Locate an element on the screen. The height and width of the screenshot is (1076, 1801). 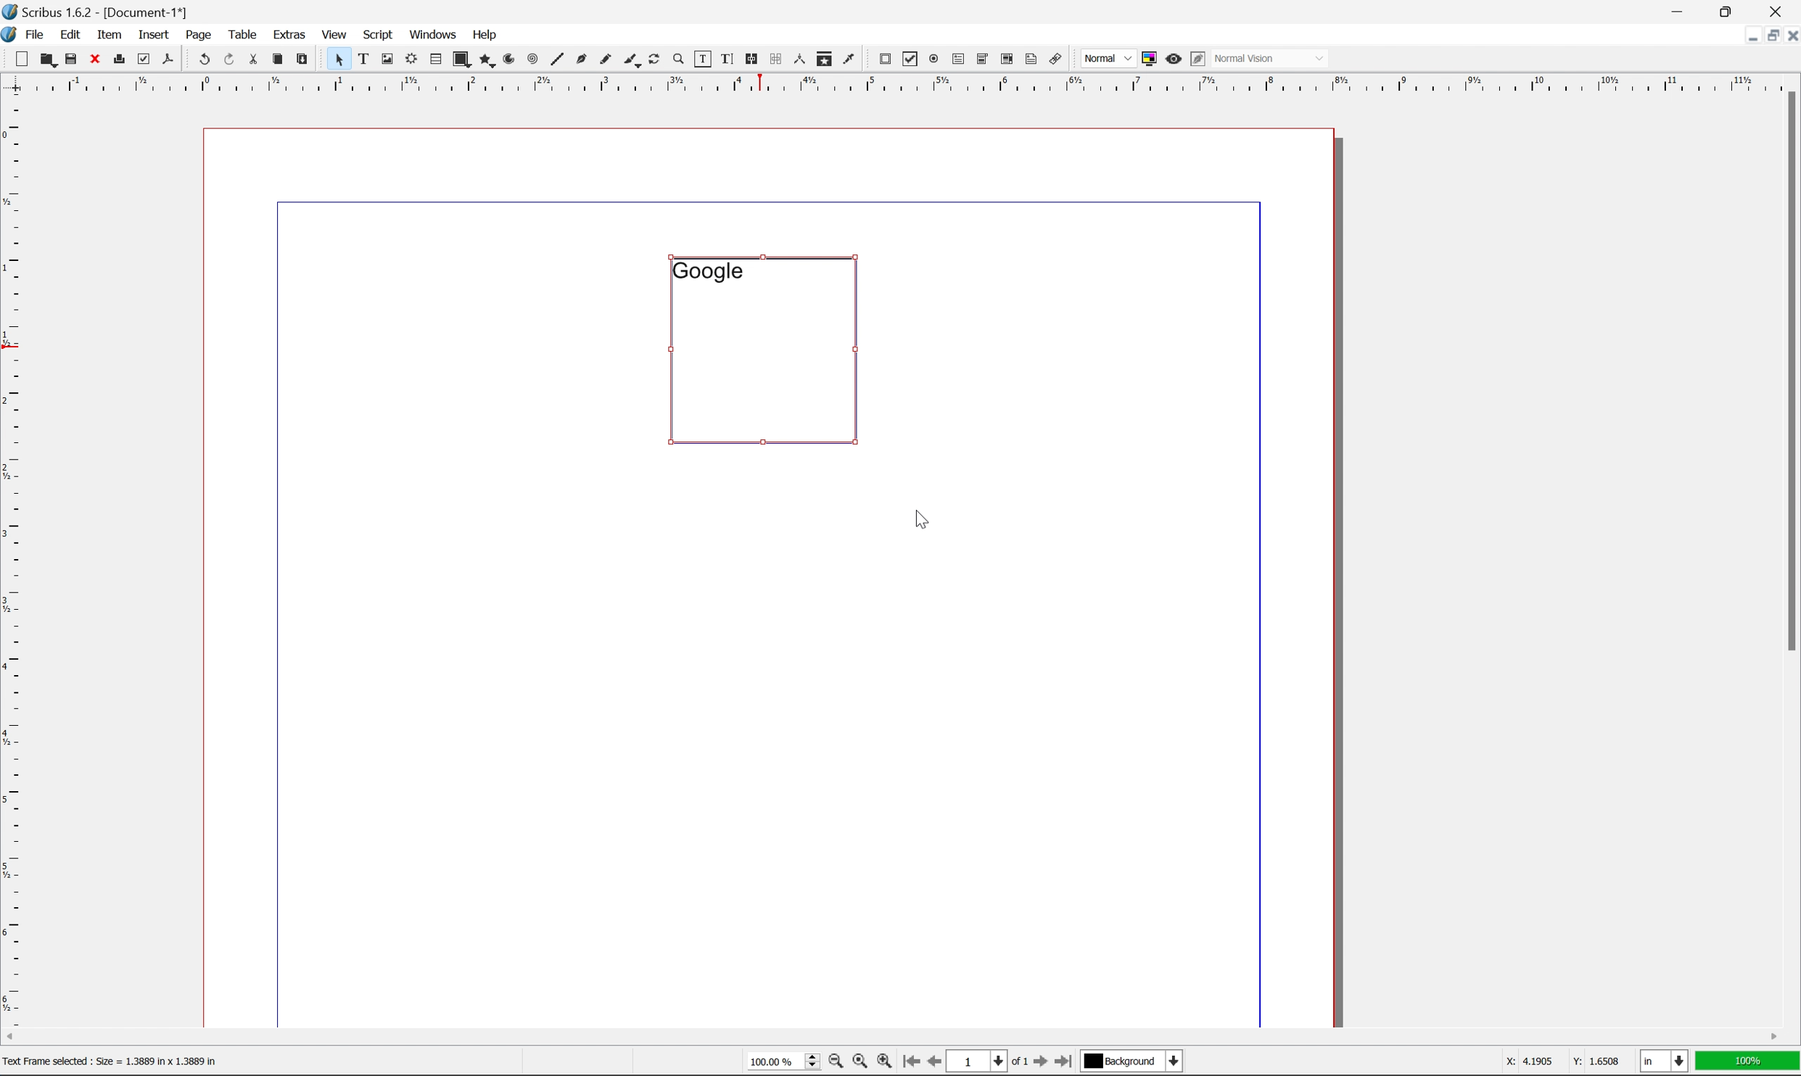
100% is located at coordinates (1748, 1061).